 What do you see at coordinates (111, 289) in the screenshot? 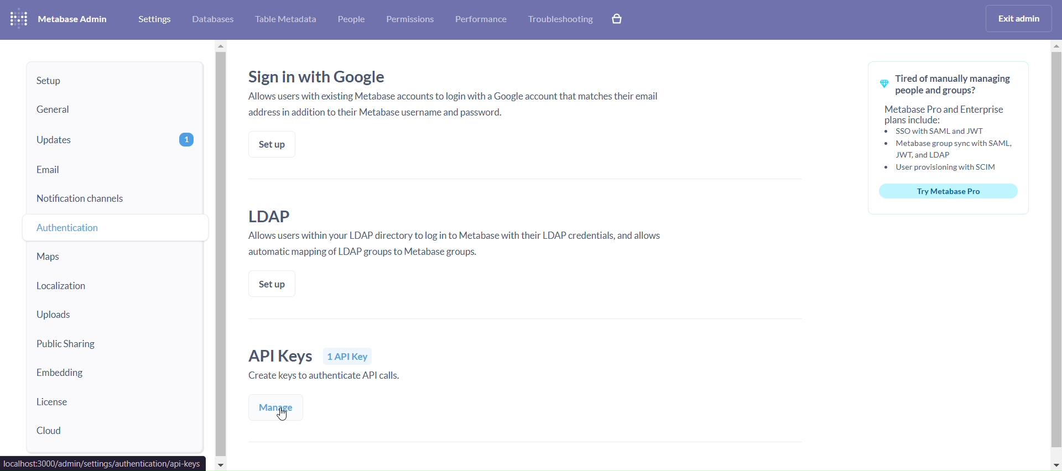
I see `localization` at bounding box center [111, 289].